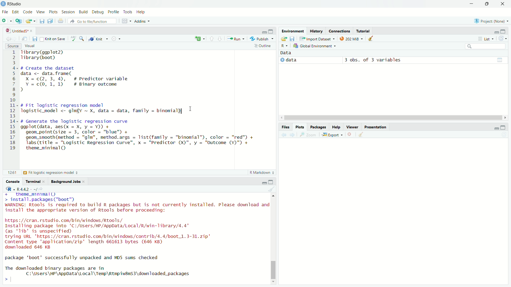  What do you see at coordinates (286, 53) in the screenshot?
I see `Data` at bounding box center [286, 53].